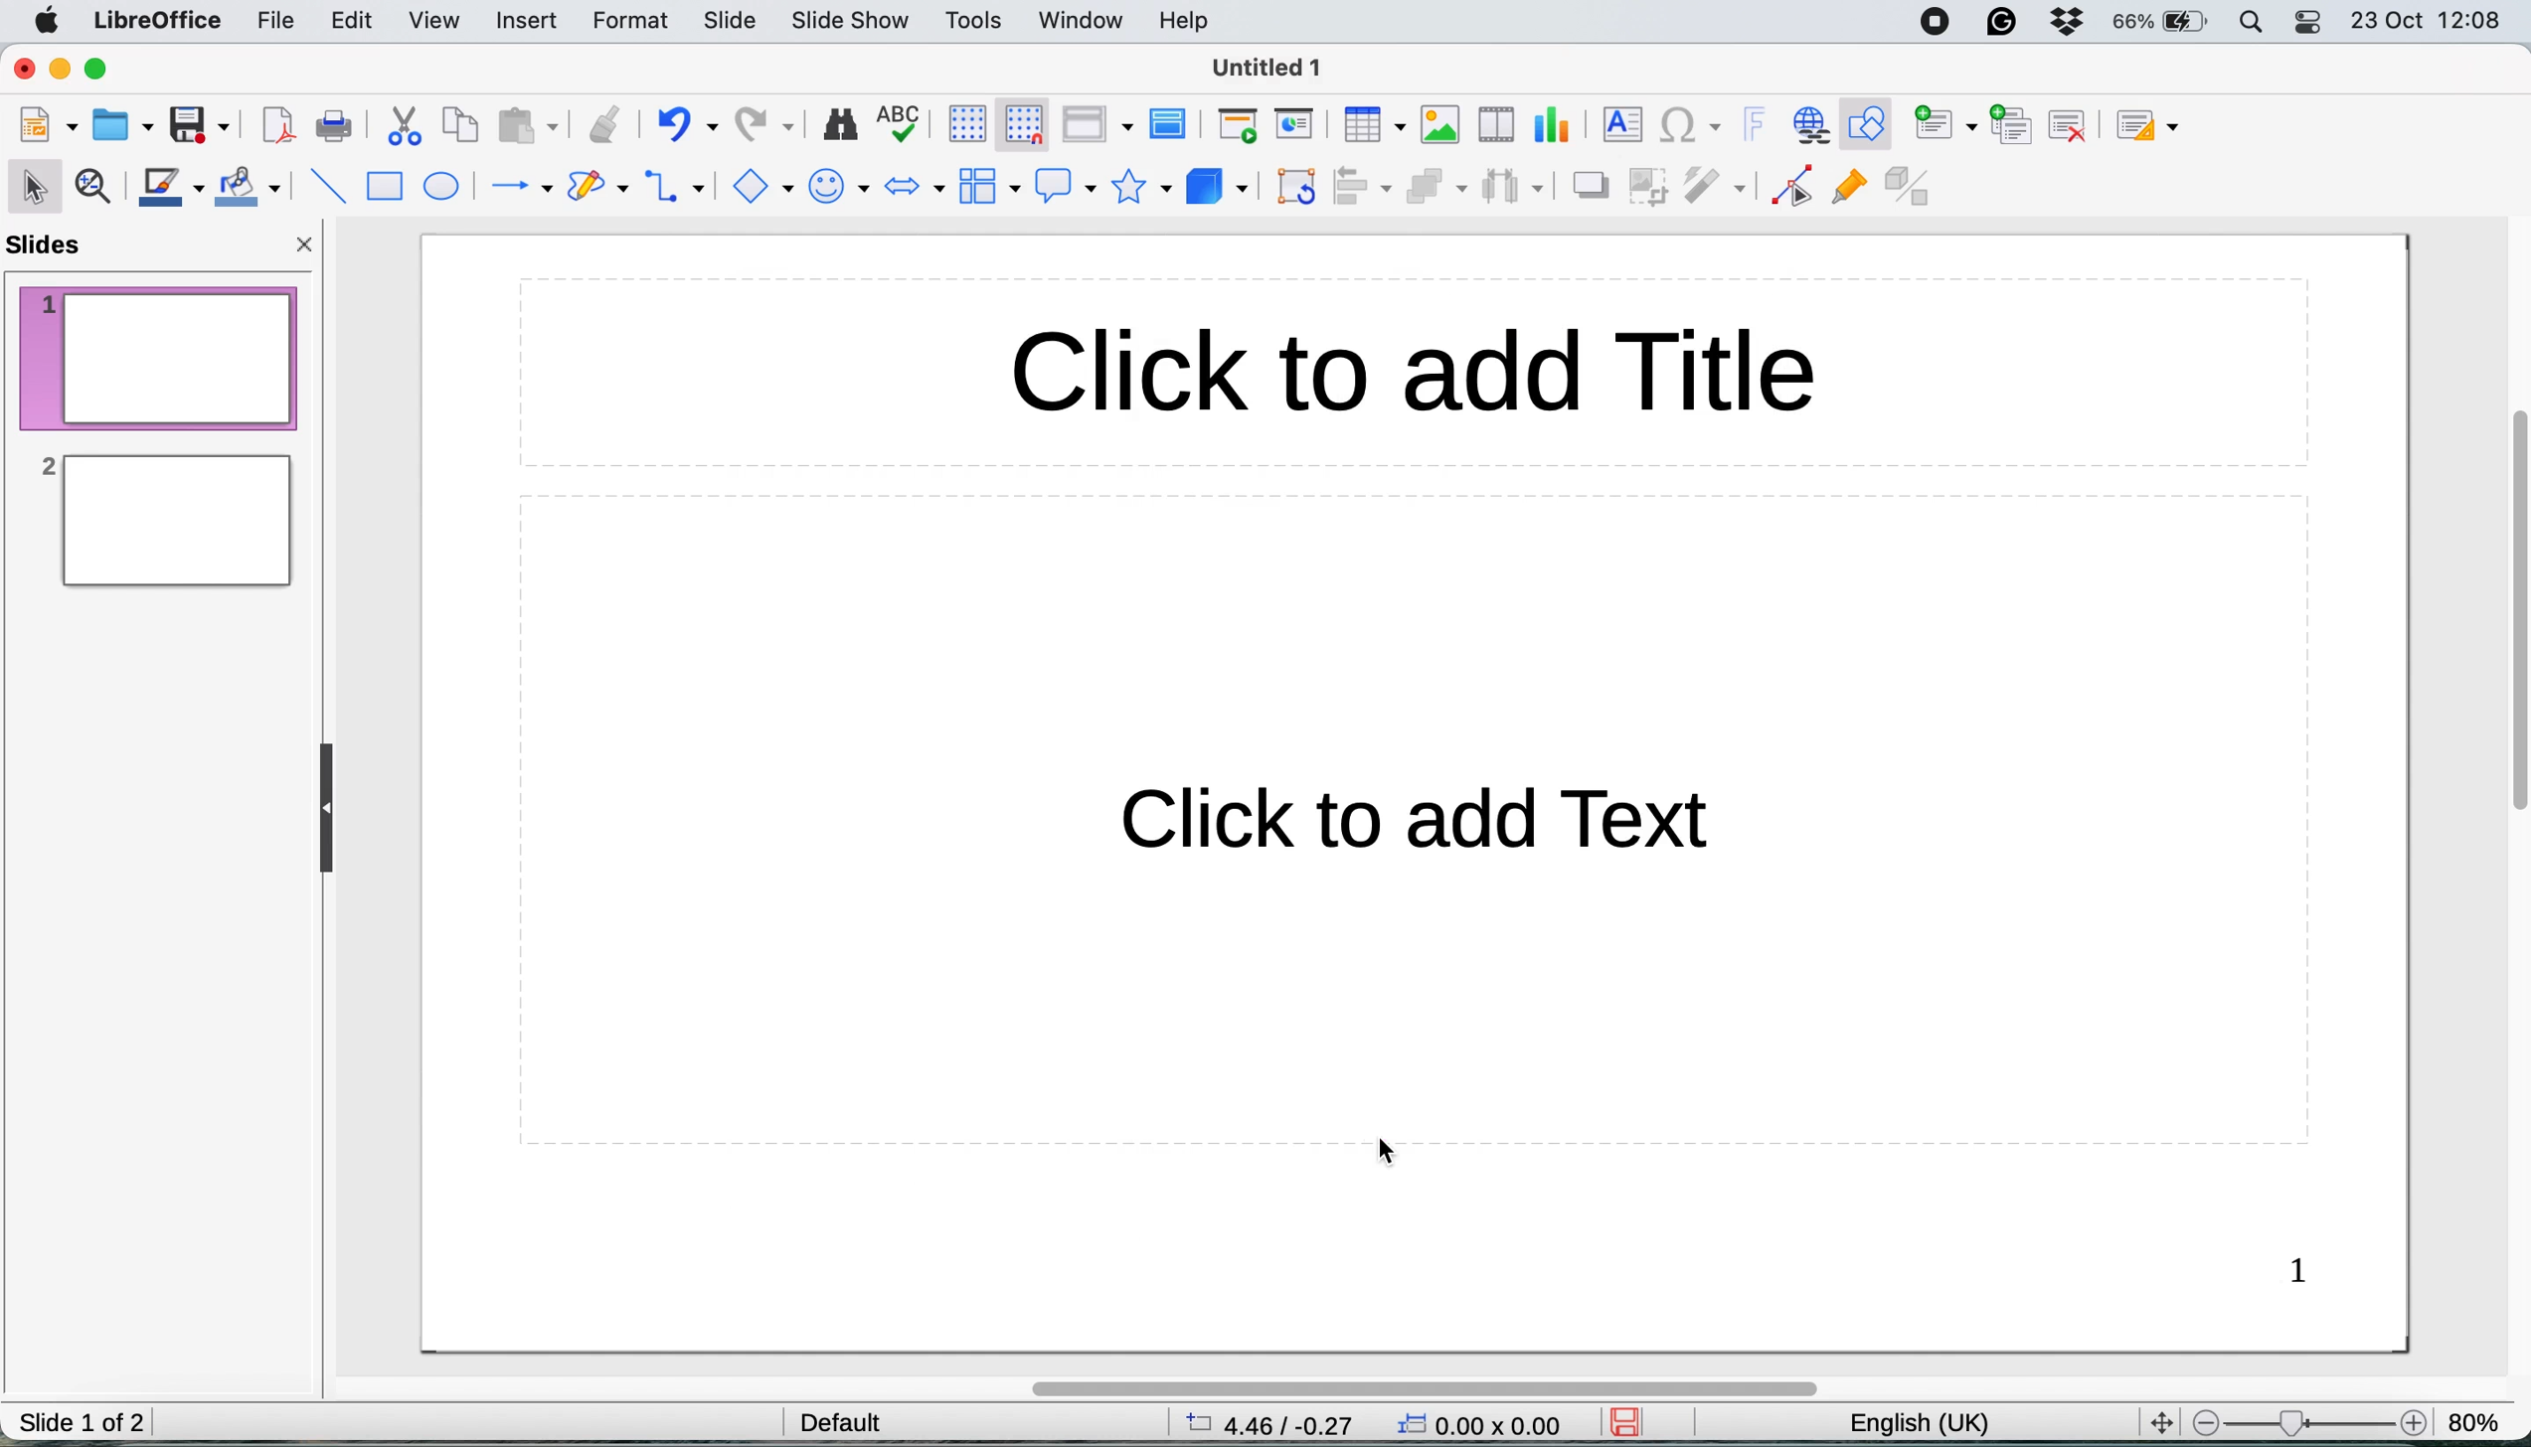 Image resolution: width=2531 pixels, height=1447 pixels. I want to click on print, so click(333, 126).